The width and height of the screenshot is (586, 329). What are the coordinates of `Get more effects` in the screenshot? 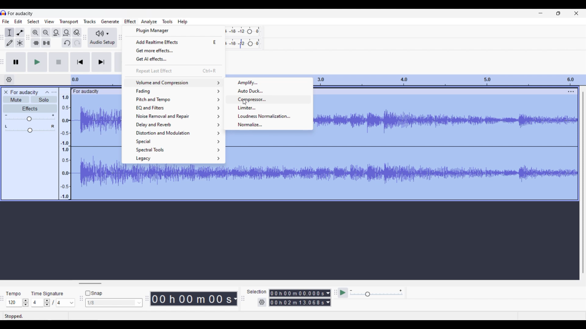 It's located at (174, 51).